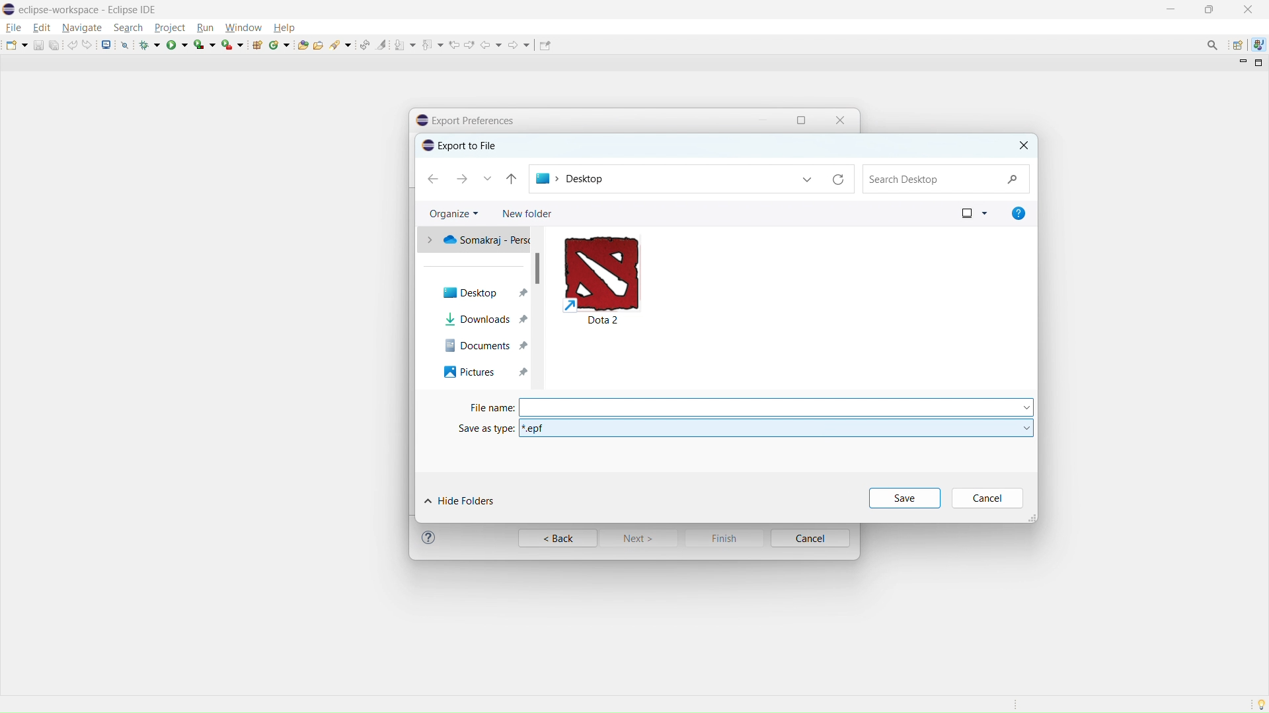 This screenshot has height=713, width=1269. Describe the element at coordinates (81, 28) in the screenshot. I see `navigate` at that location.